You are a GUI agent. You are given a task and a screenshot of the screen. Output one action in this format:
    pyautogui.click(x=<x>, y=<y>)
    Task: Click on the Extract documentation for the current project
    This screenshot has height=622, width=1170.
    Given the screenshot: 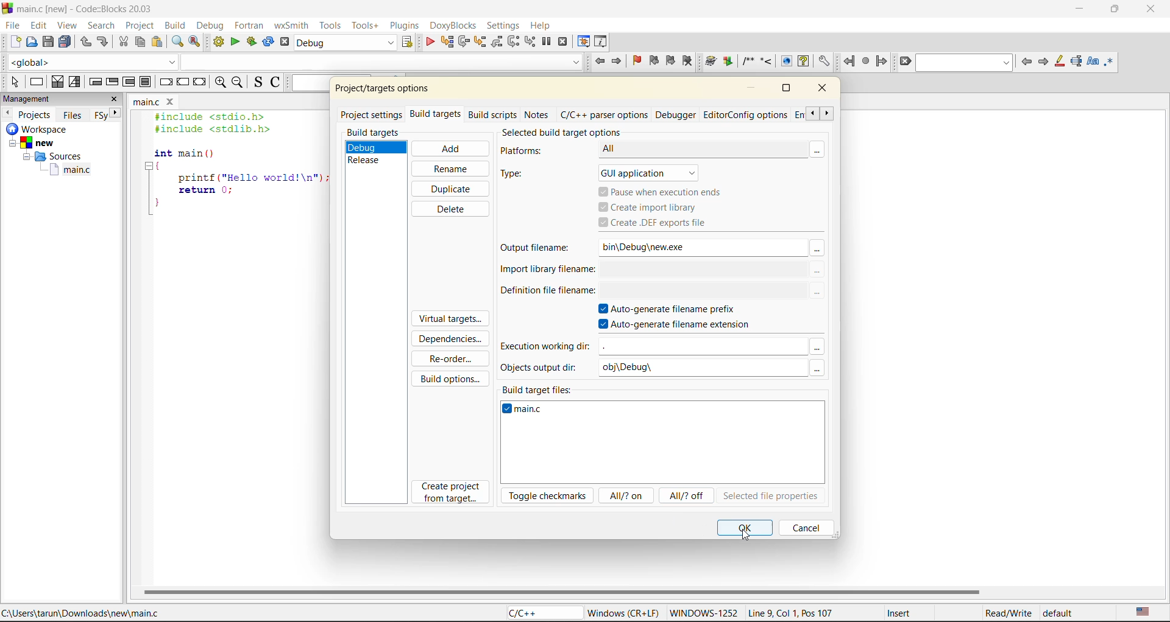 What is the action you would take?
    pyautogui.click(x=728, y=61)
    